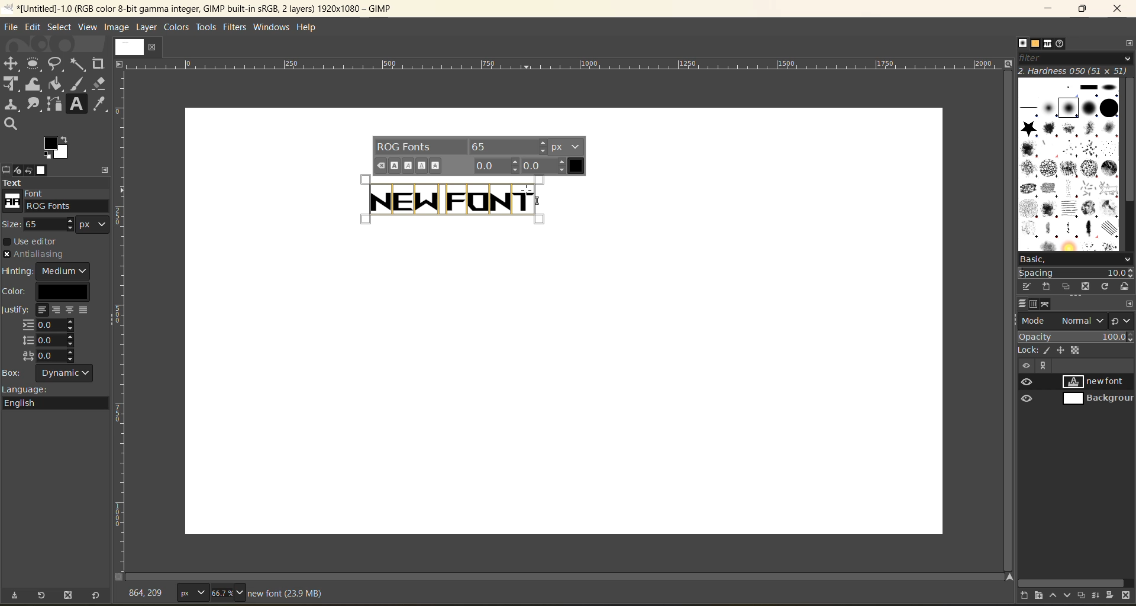 The image size is (1136, 606). What do you see at coordinates (285, 594) in the screenshot?
I see `metadata` at bounding box center [285, 594].